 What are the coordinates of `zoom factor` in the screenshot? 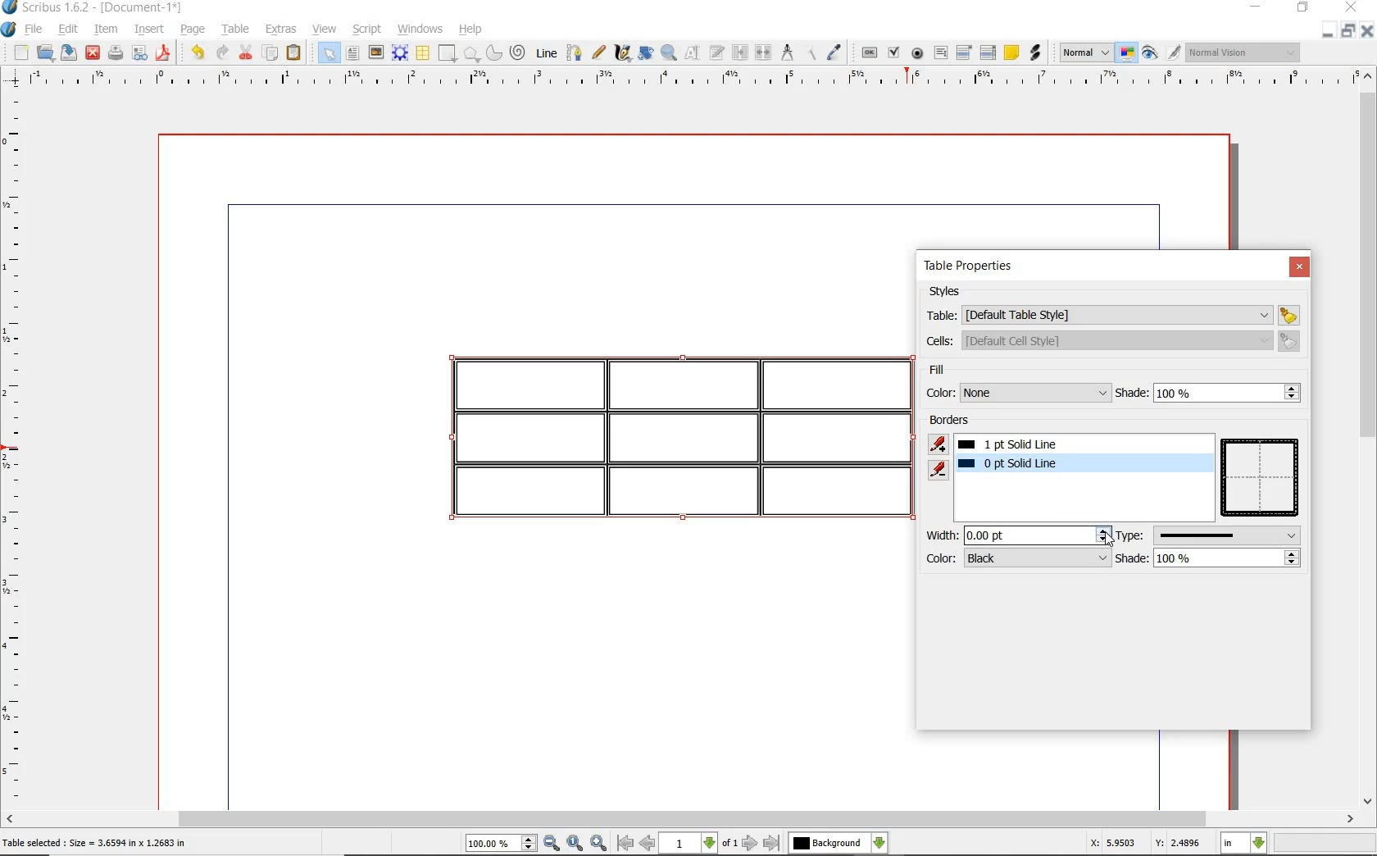 It's located at (1325, 845).